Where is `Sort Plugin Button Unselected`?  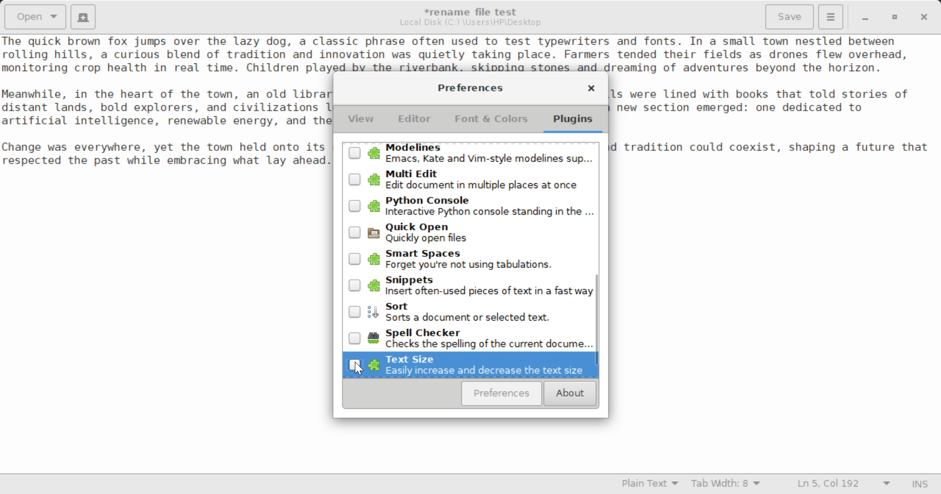
Sort Plugin Button Unselected is located at coordinates (471, 313).